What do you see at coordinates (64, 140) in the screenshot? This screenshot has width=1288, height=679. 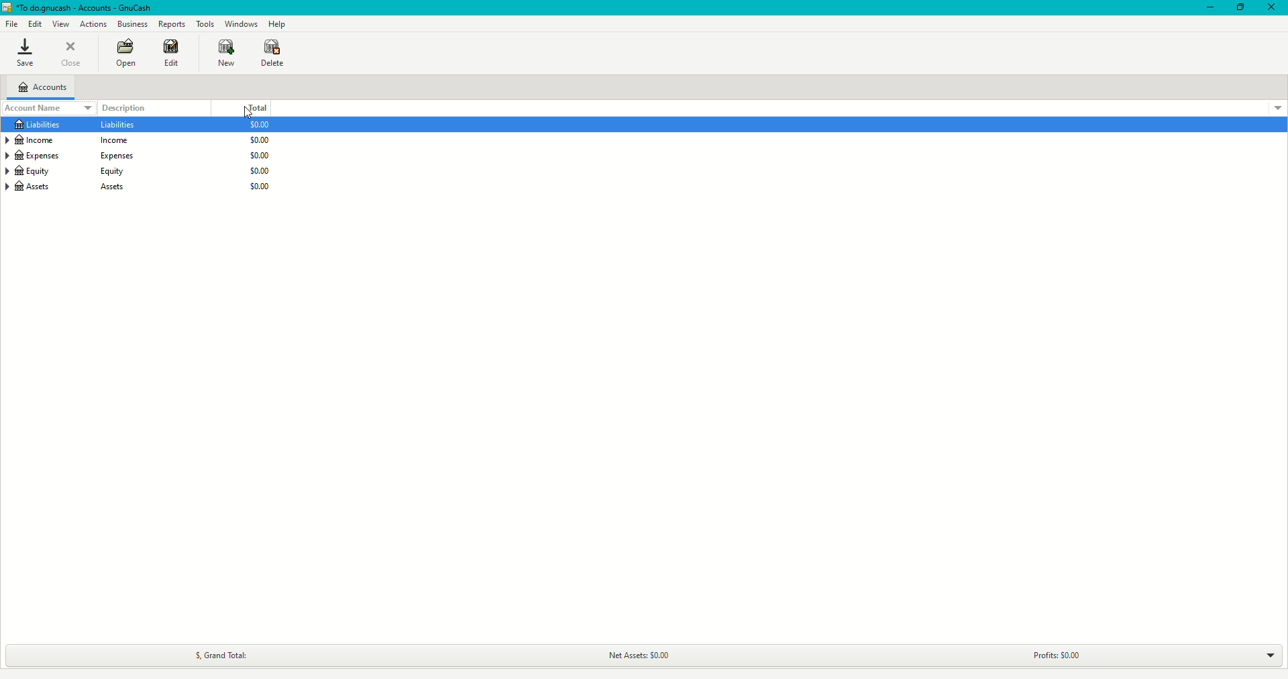 I see `Income` at bounding box center [64, 140].